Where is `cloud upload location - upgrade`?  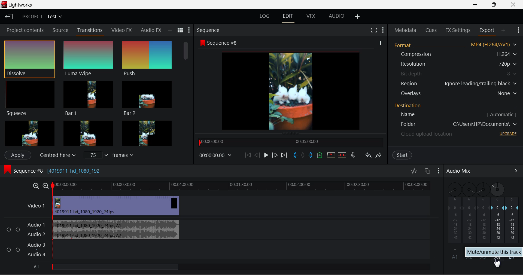
cloud upload location - upgrade is located at coordinates (455, 134).